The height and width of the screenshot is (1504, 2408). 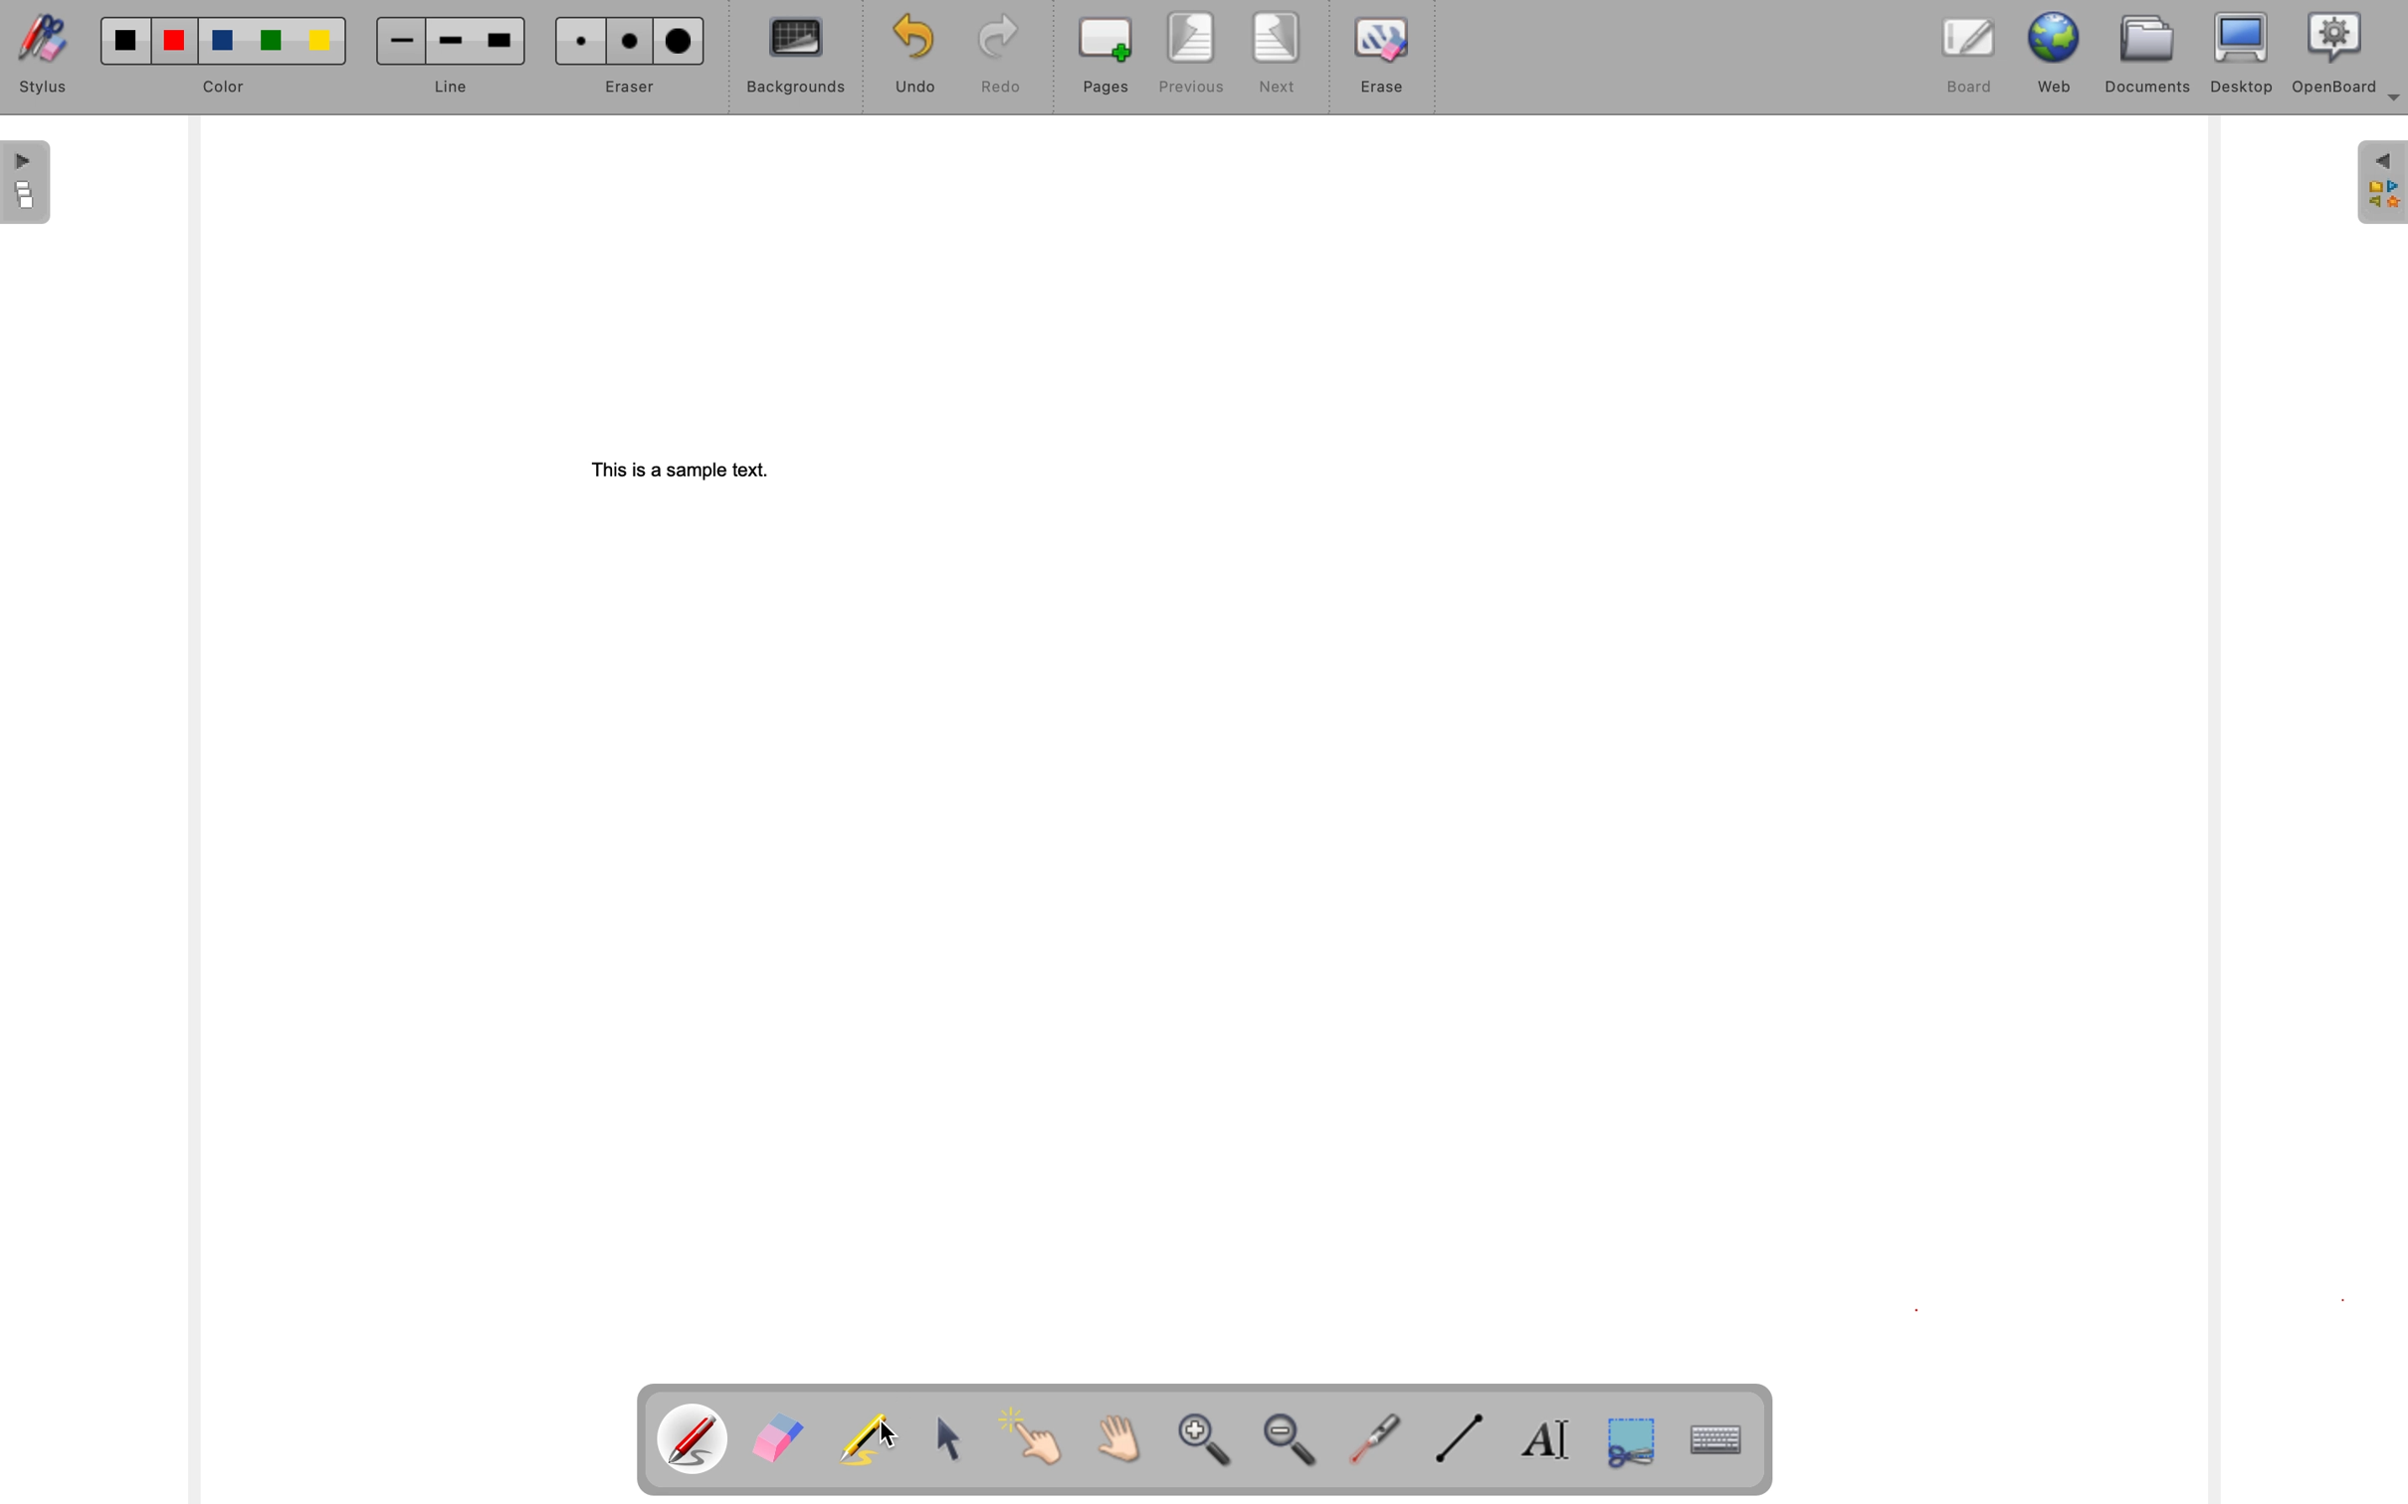 What do you see at coordinates (1191, 54) in the screenshot?
I see `previous` at bounding box center [1191, 54].